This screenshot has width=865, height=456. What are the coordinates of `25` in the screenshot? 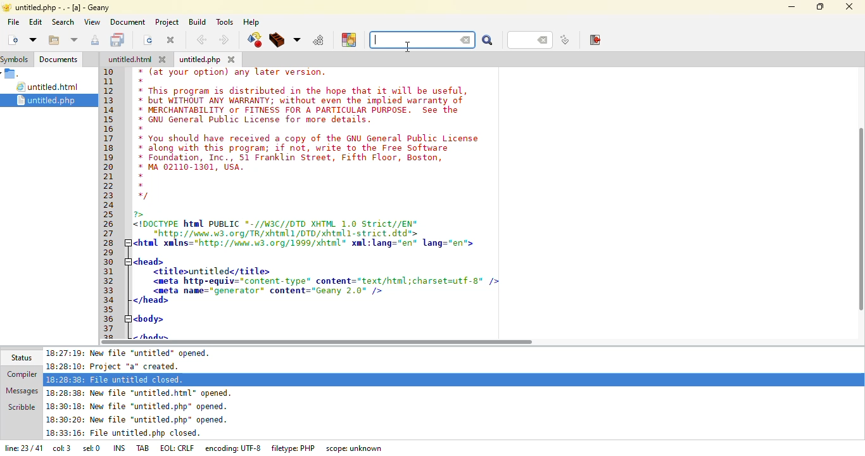 It's located at (110, 214).